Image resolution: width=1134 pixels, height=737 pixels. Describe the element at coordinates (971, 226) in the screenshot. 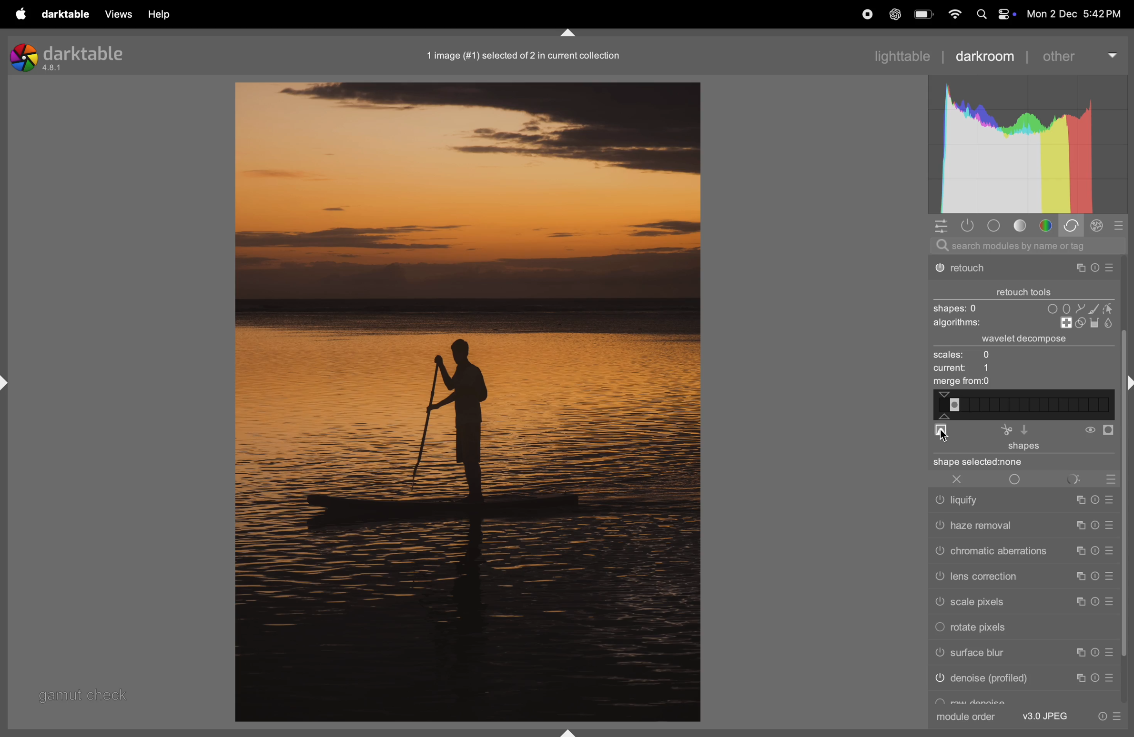

I see `show only active modules` at that location.